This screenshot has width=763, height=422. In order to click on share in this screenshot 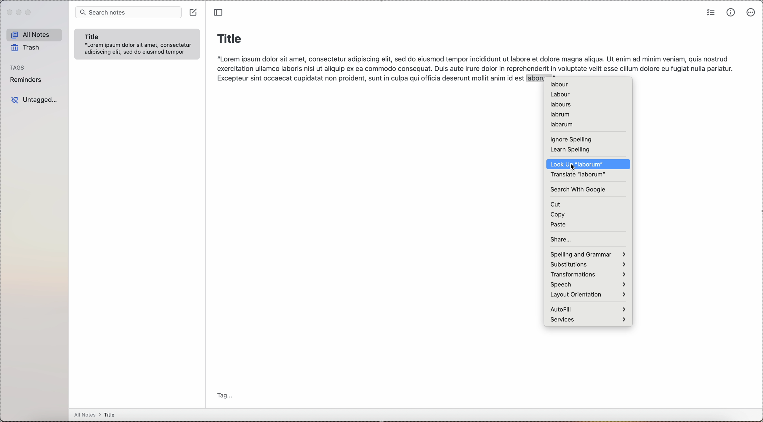, I will do `click(561, 239)`.